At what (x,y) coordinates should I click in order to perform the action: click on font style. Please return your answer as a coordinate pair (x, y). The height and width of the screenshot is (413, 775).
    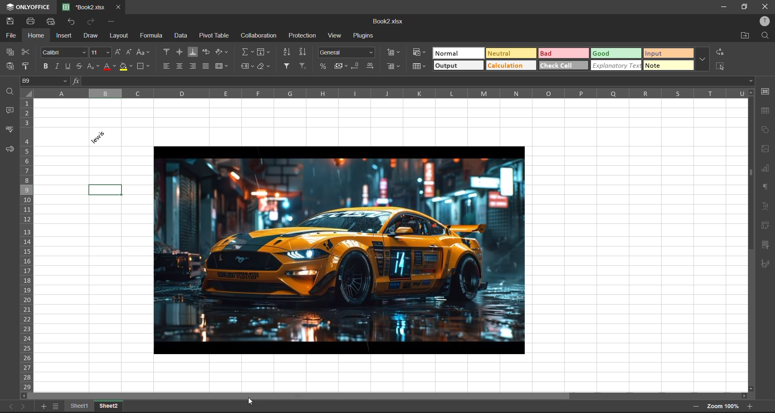
    Looking at the image, I should click on (65, 52).